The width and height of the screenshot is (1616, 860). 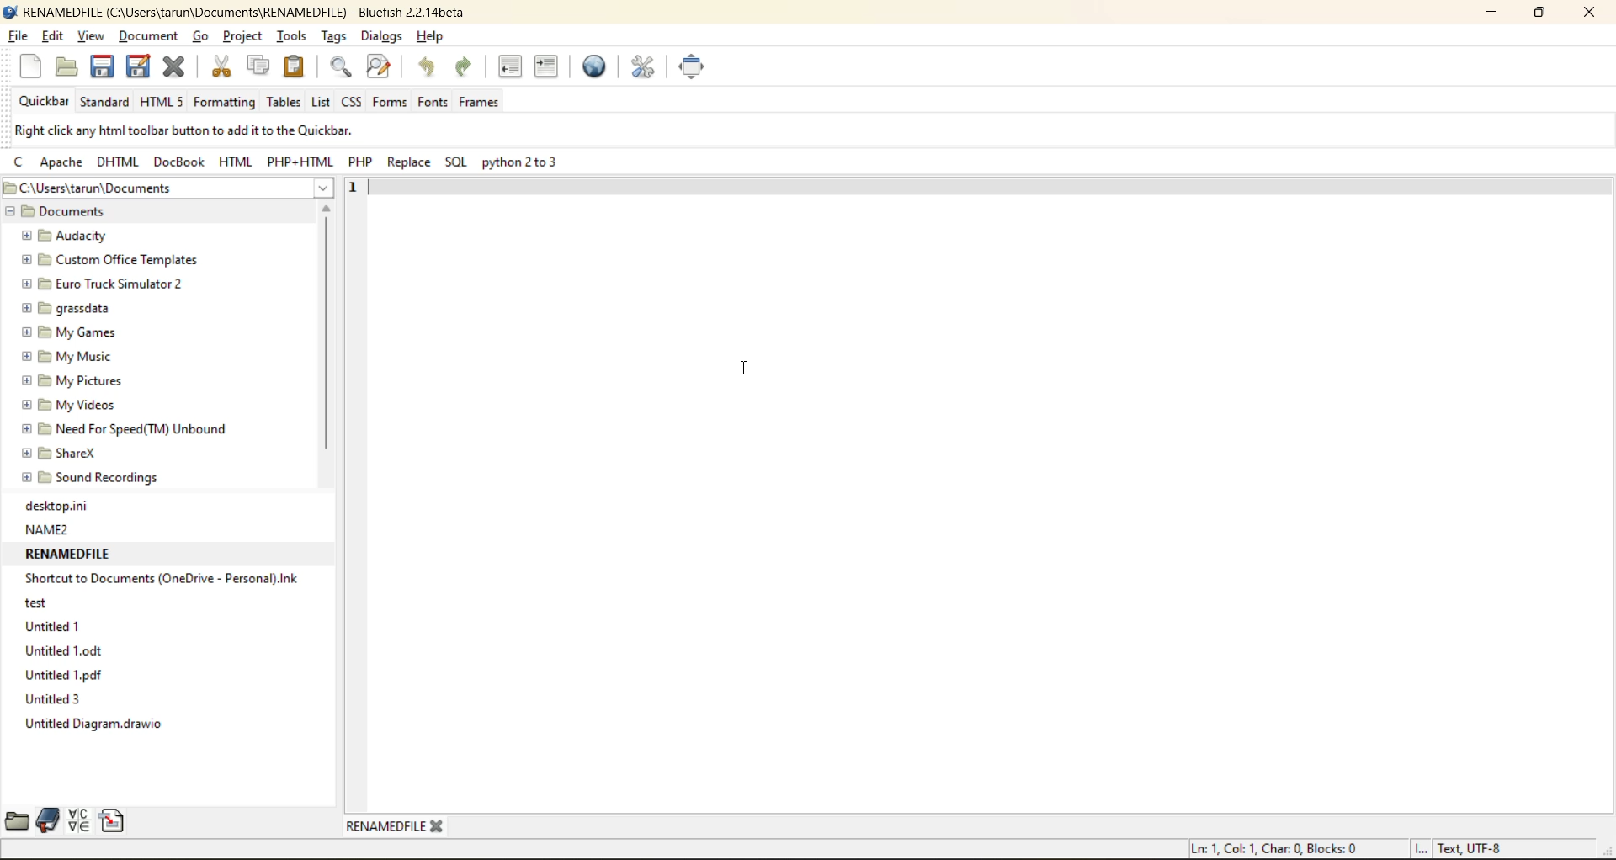 I want to click on RENAMEDFILE, so click(x=72, y=554).